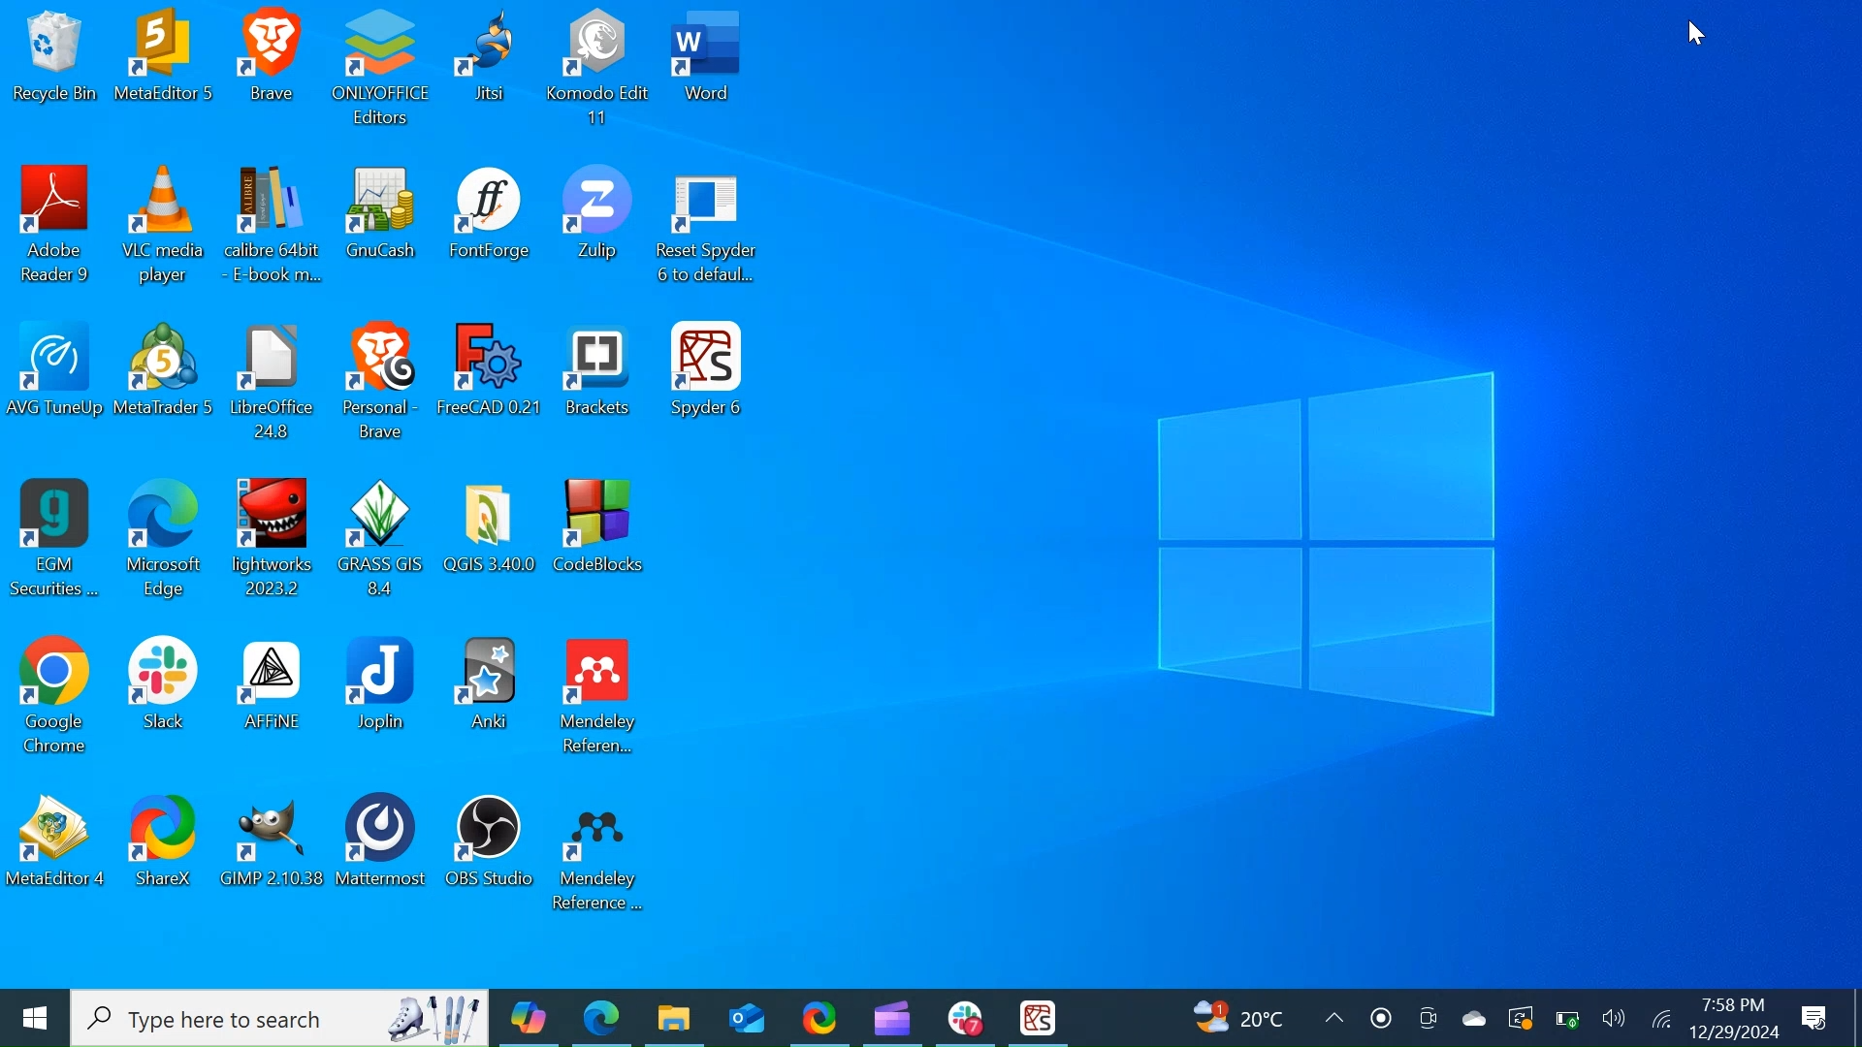  I want to click on Mendeley Reference Manager Desktop icon, so click(601, 698).